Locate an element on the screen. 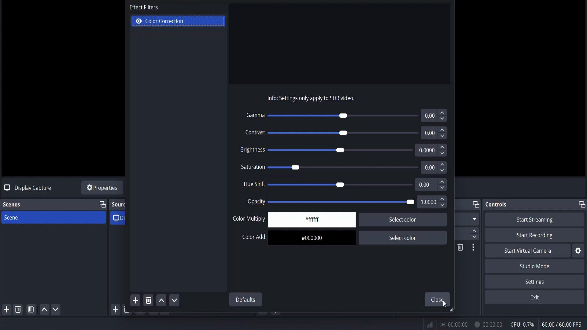 Image resolution: width=587 pixels, height=330 pixels.  is located at coordinates (474, 249).